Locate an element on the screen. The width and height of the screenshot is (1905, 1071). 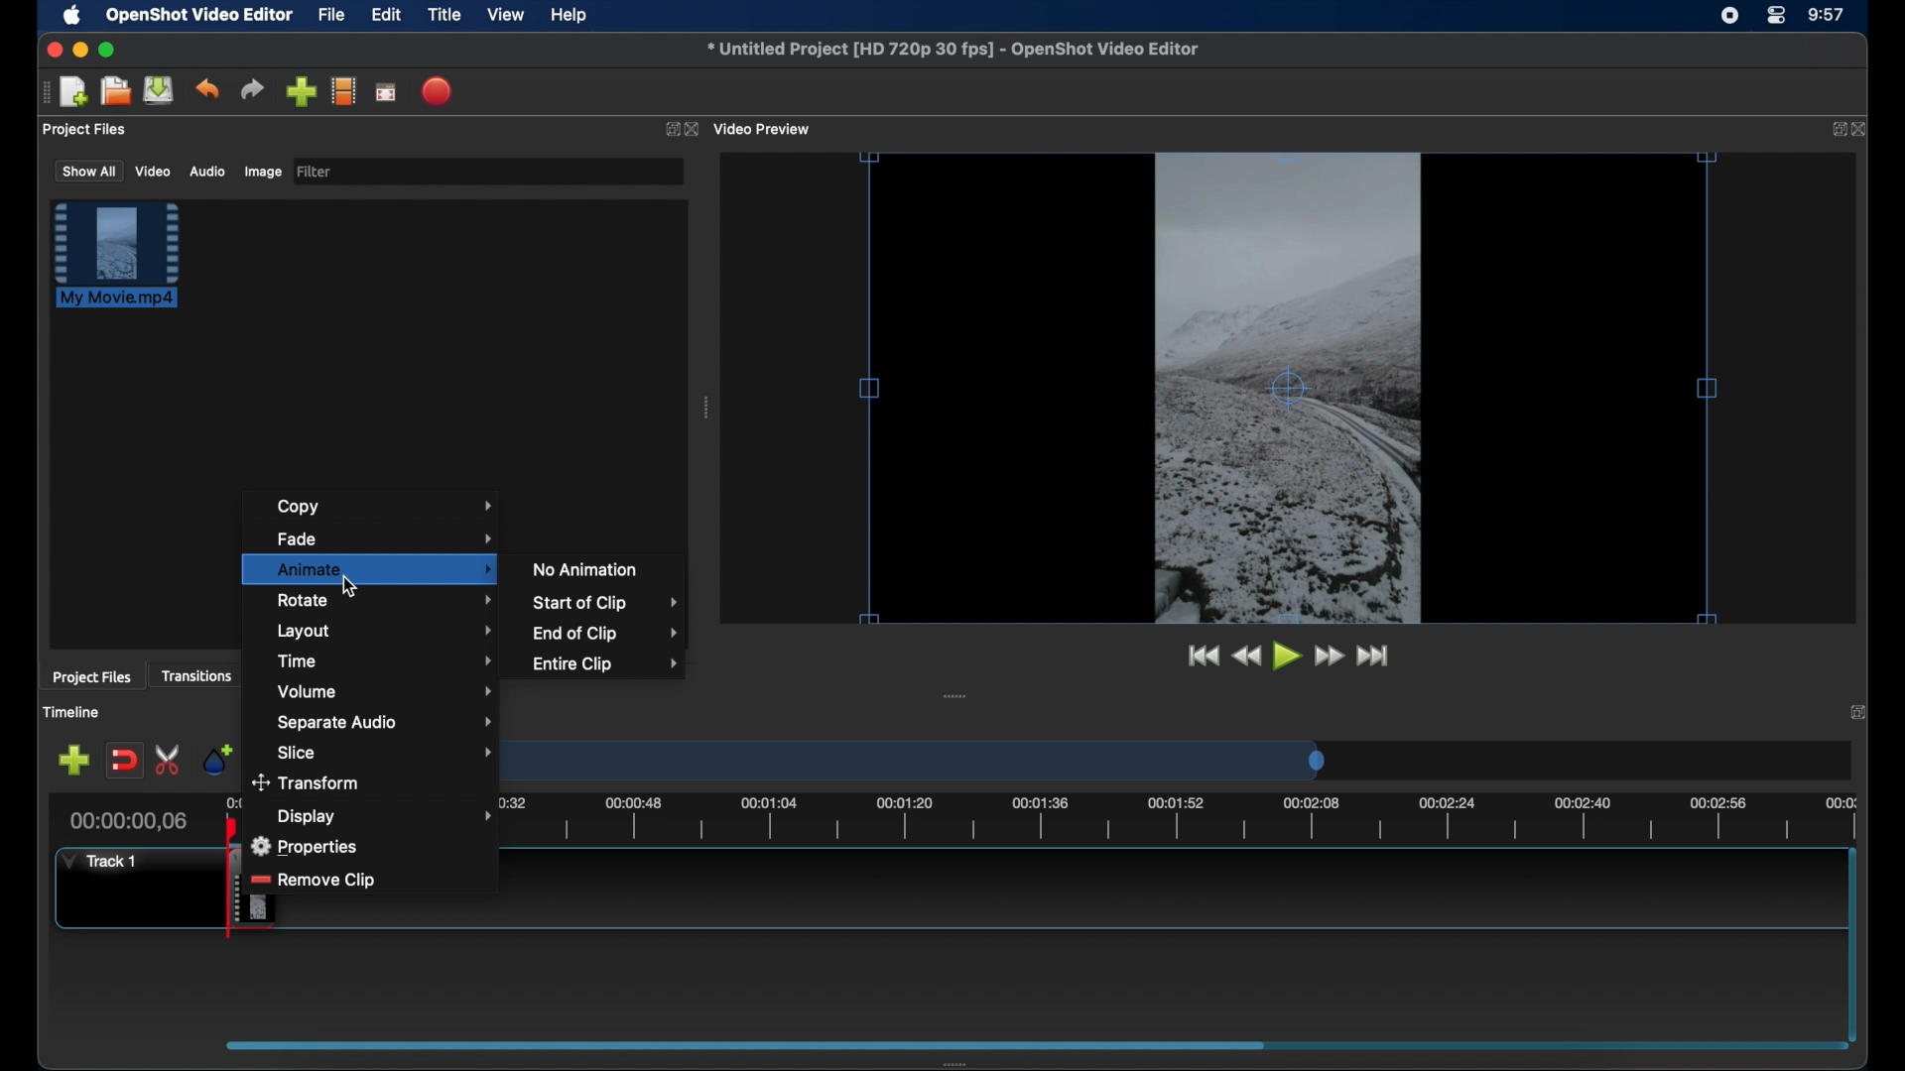
show all is located at coordinates (87, 170).